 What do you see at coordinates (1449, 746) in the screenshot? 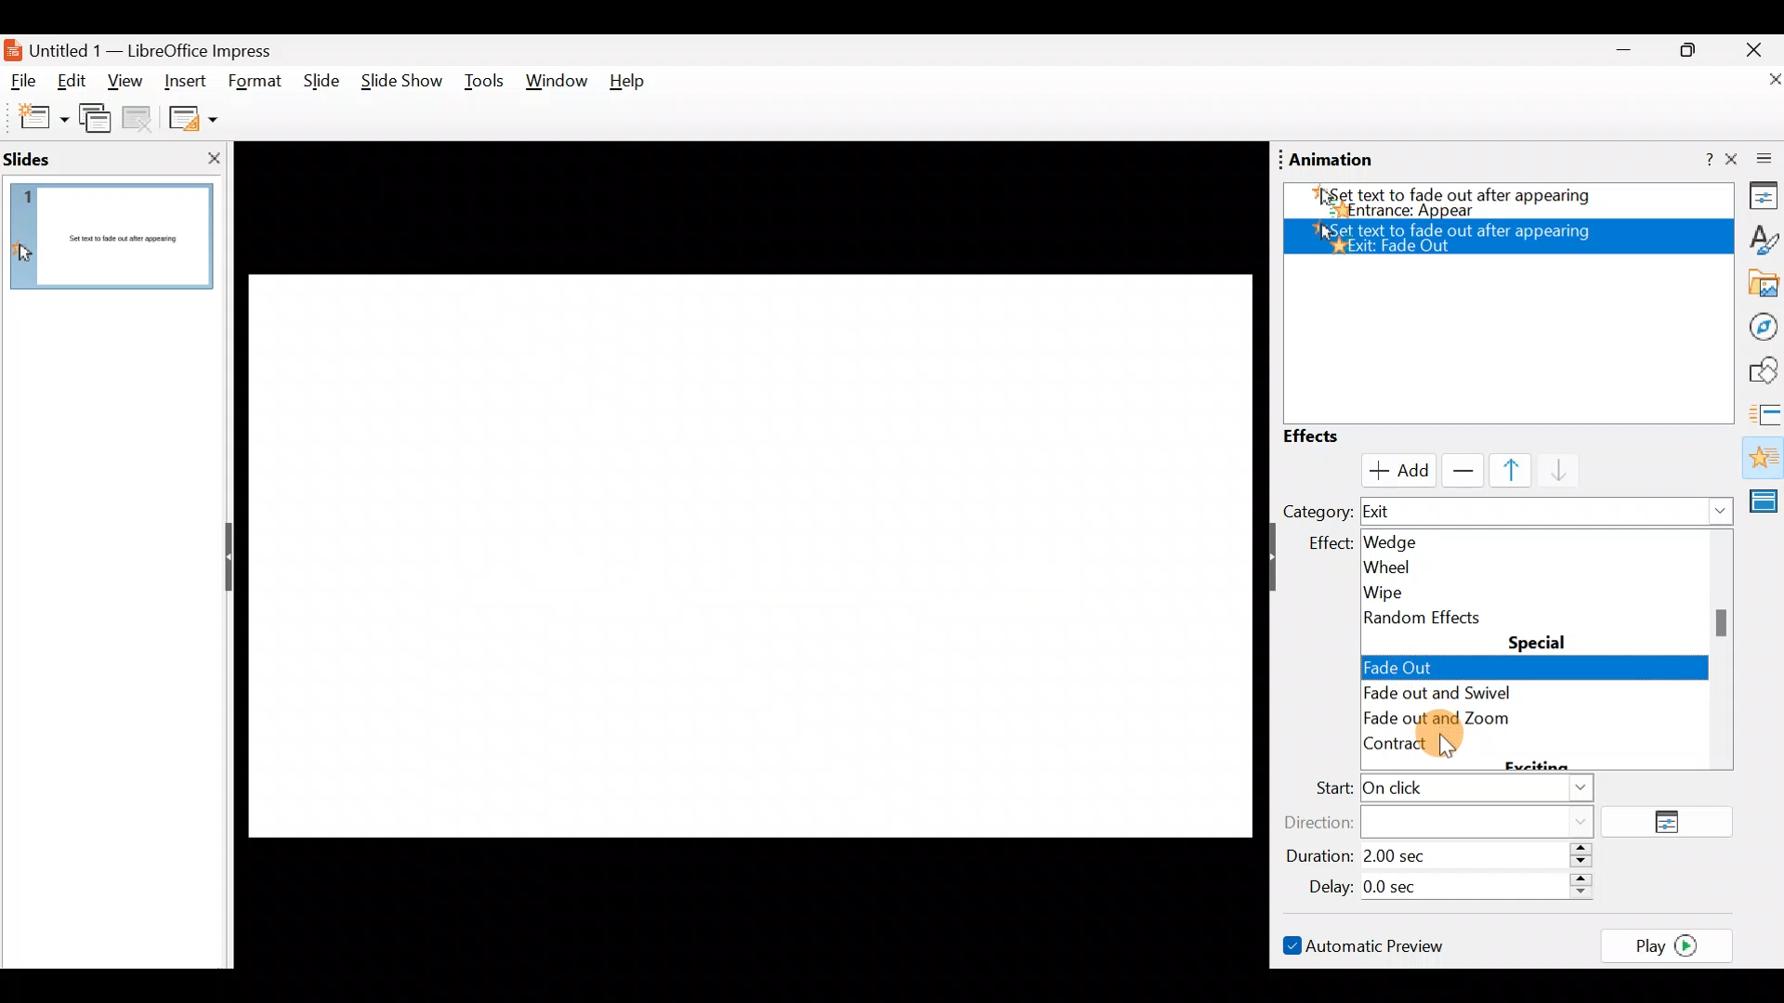
I see `Cursor` at bounding box center [1449, 746].